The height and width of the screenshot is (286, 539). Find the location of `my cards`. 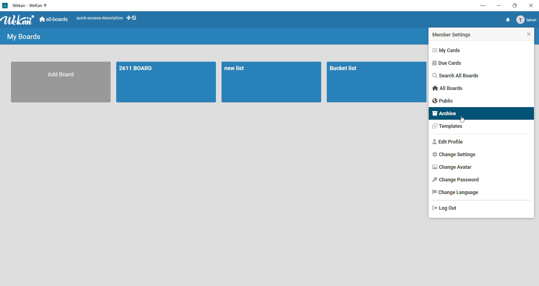

my cards is located at coordinates (450, 50).